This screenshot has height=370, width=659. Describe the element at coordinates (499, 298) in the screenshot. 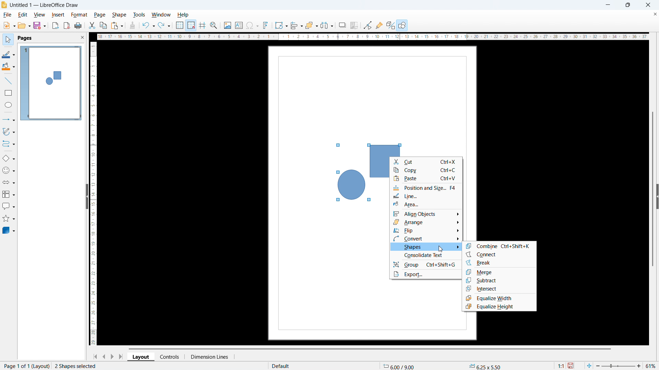

I see `equalize width` at that location.